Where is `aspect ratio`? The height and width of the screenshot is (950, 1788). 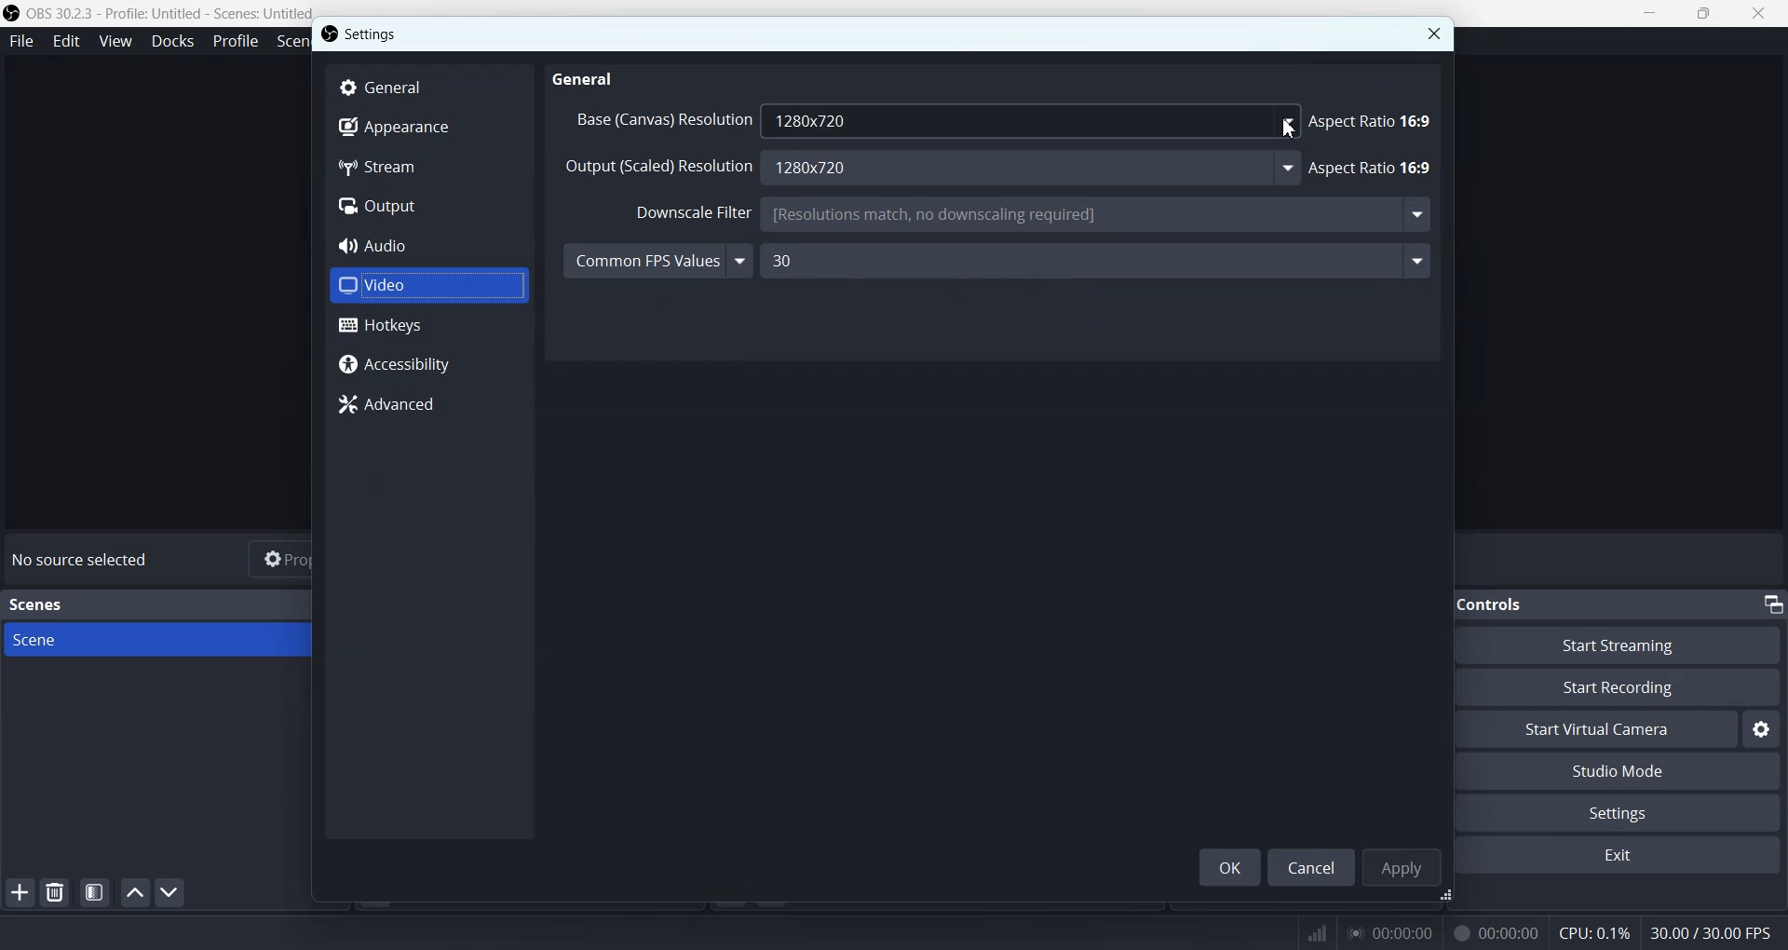 aspect ratio is located at coordinates (1377, 115).